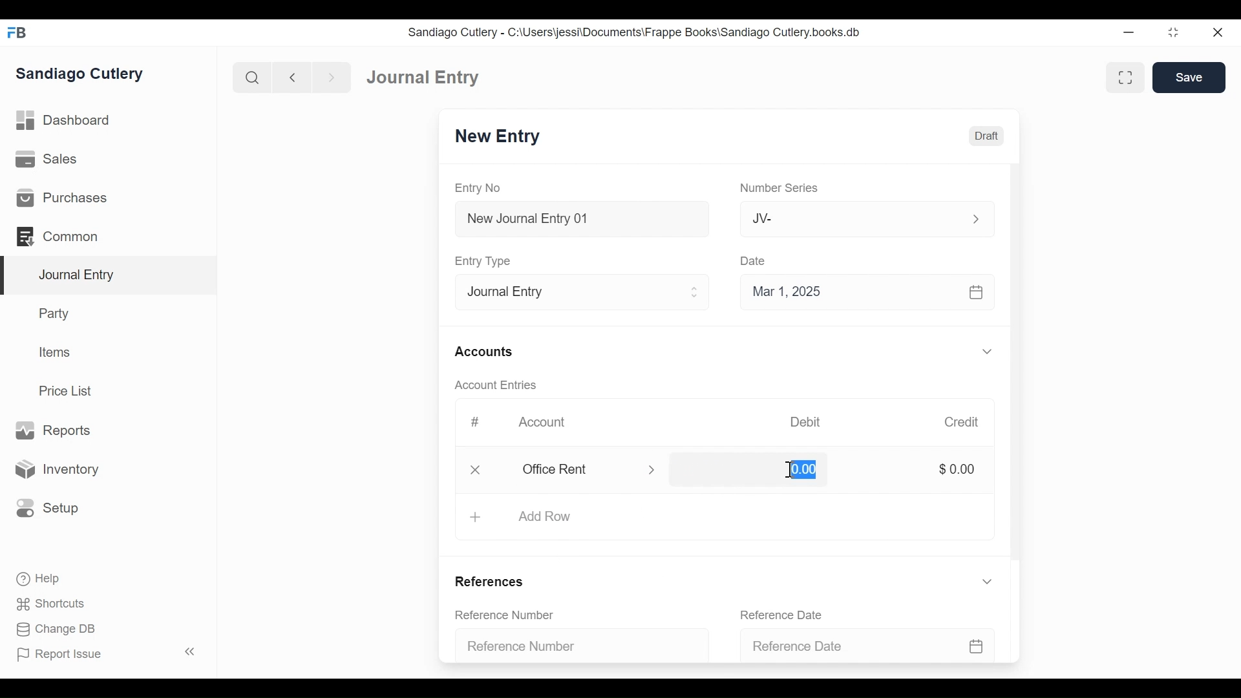 This screenshot has height=698, width=1241. Describe the element at coordinates (483, 352) in the screenshot. I see `Accounts` at that location.